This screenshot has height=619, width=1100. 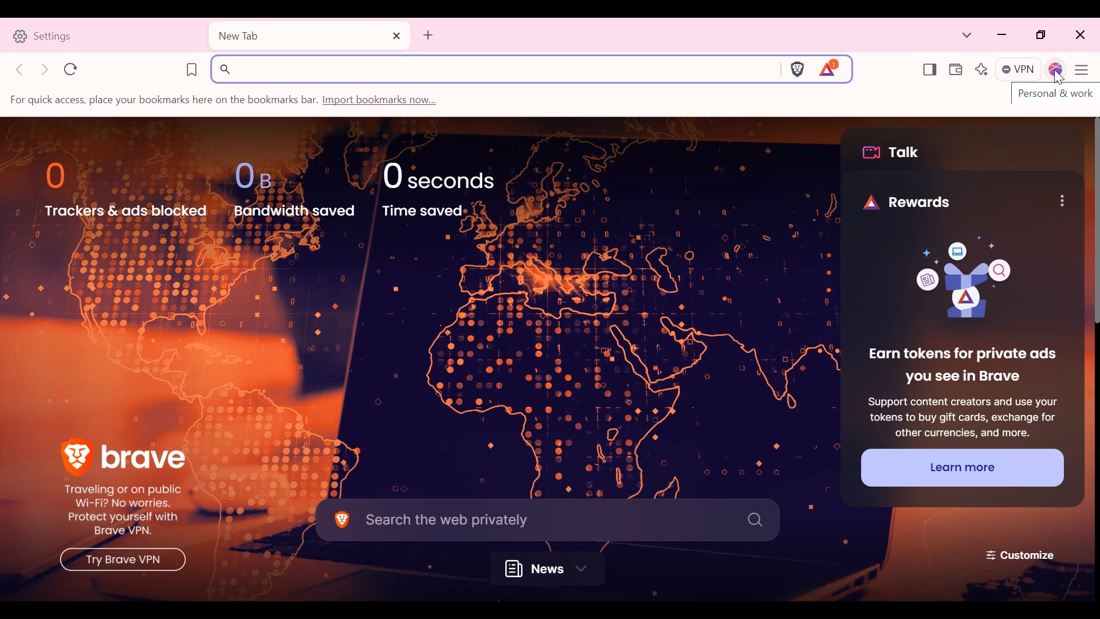 What do you see at coordinates (1056, 70) in the screenshot?
I see `Profiles` at bounding box center [1056, 70].